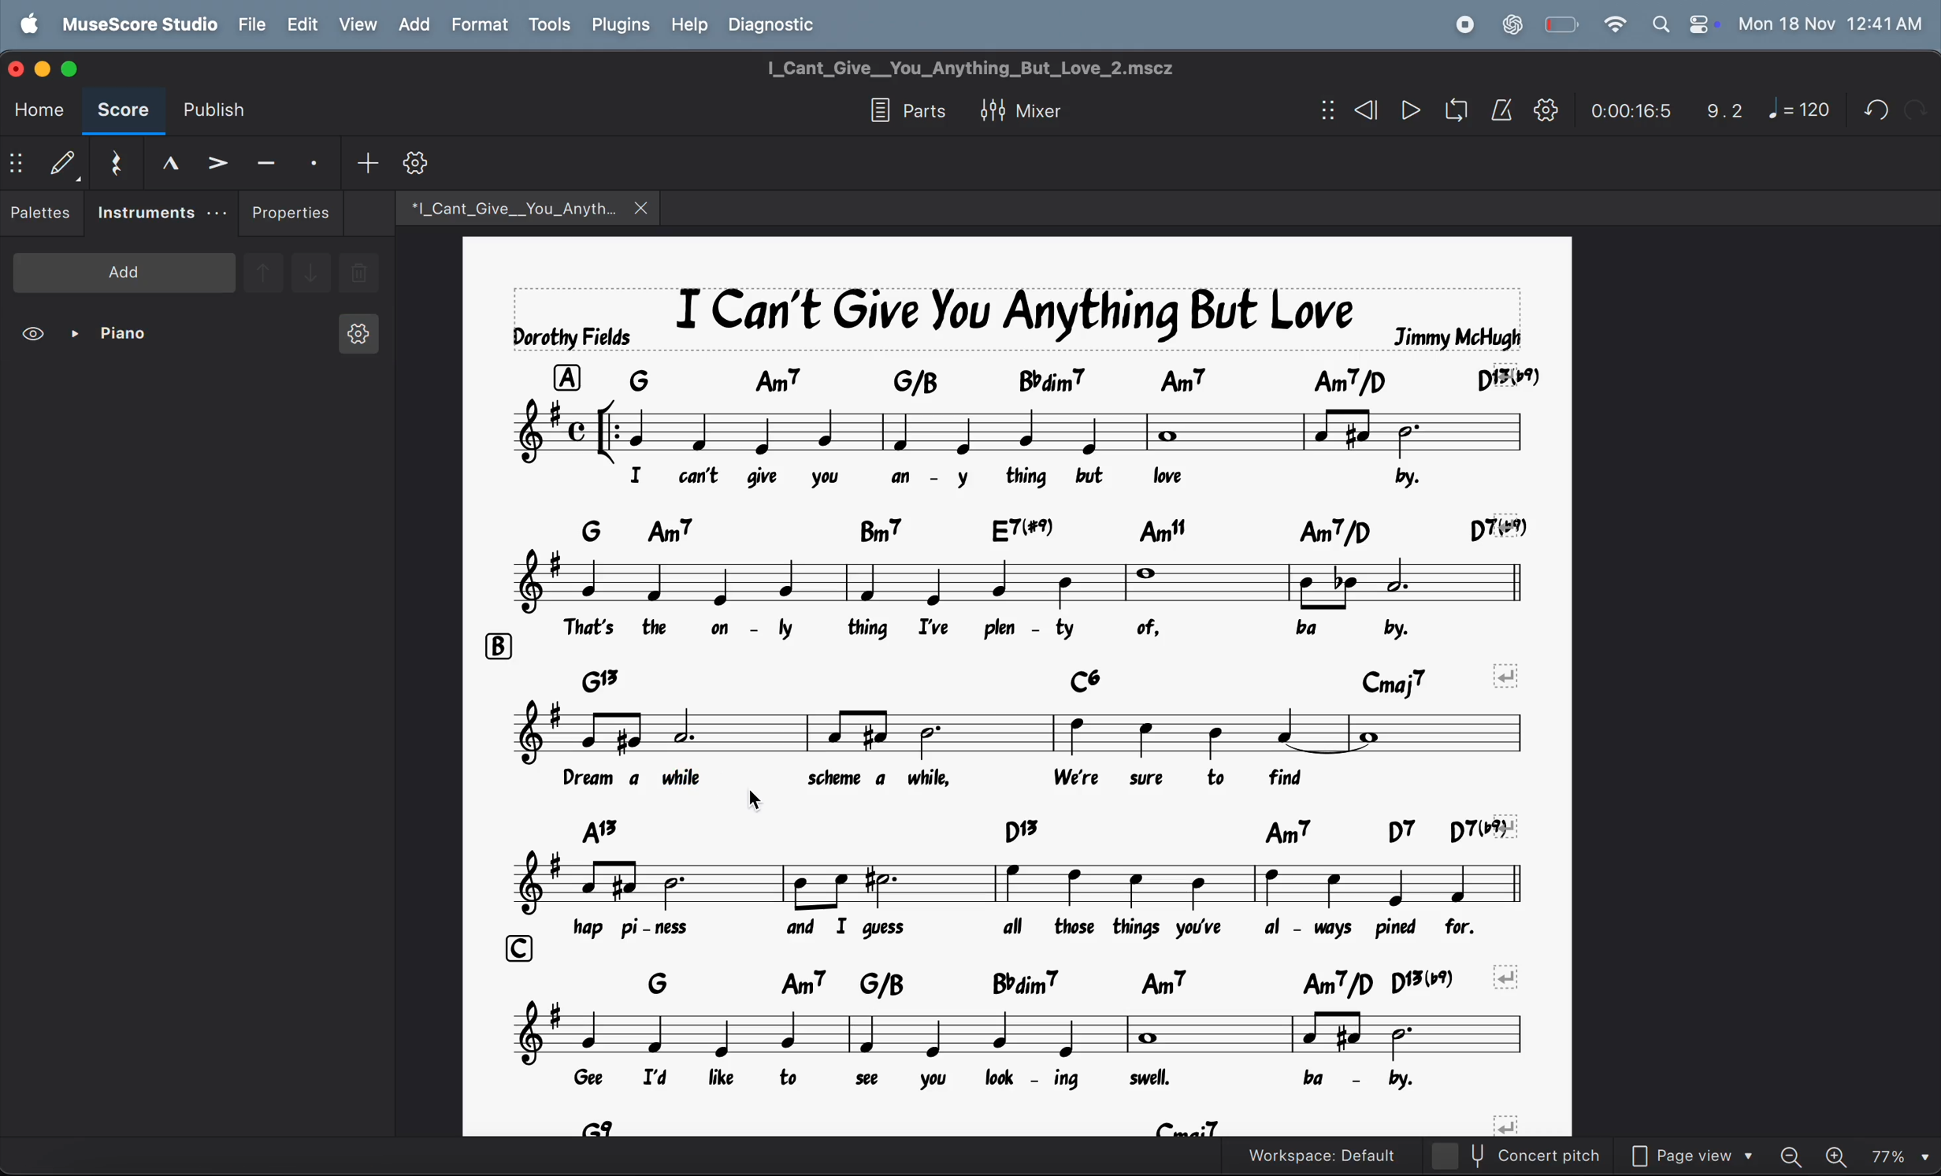 The image size is (1941, 1176). I want to click on set zoom- 77%, so click(1902, 1155).